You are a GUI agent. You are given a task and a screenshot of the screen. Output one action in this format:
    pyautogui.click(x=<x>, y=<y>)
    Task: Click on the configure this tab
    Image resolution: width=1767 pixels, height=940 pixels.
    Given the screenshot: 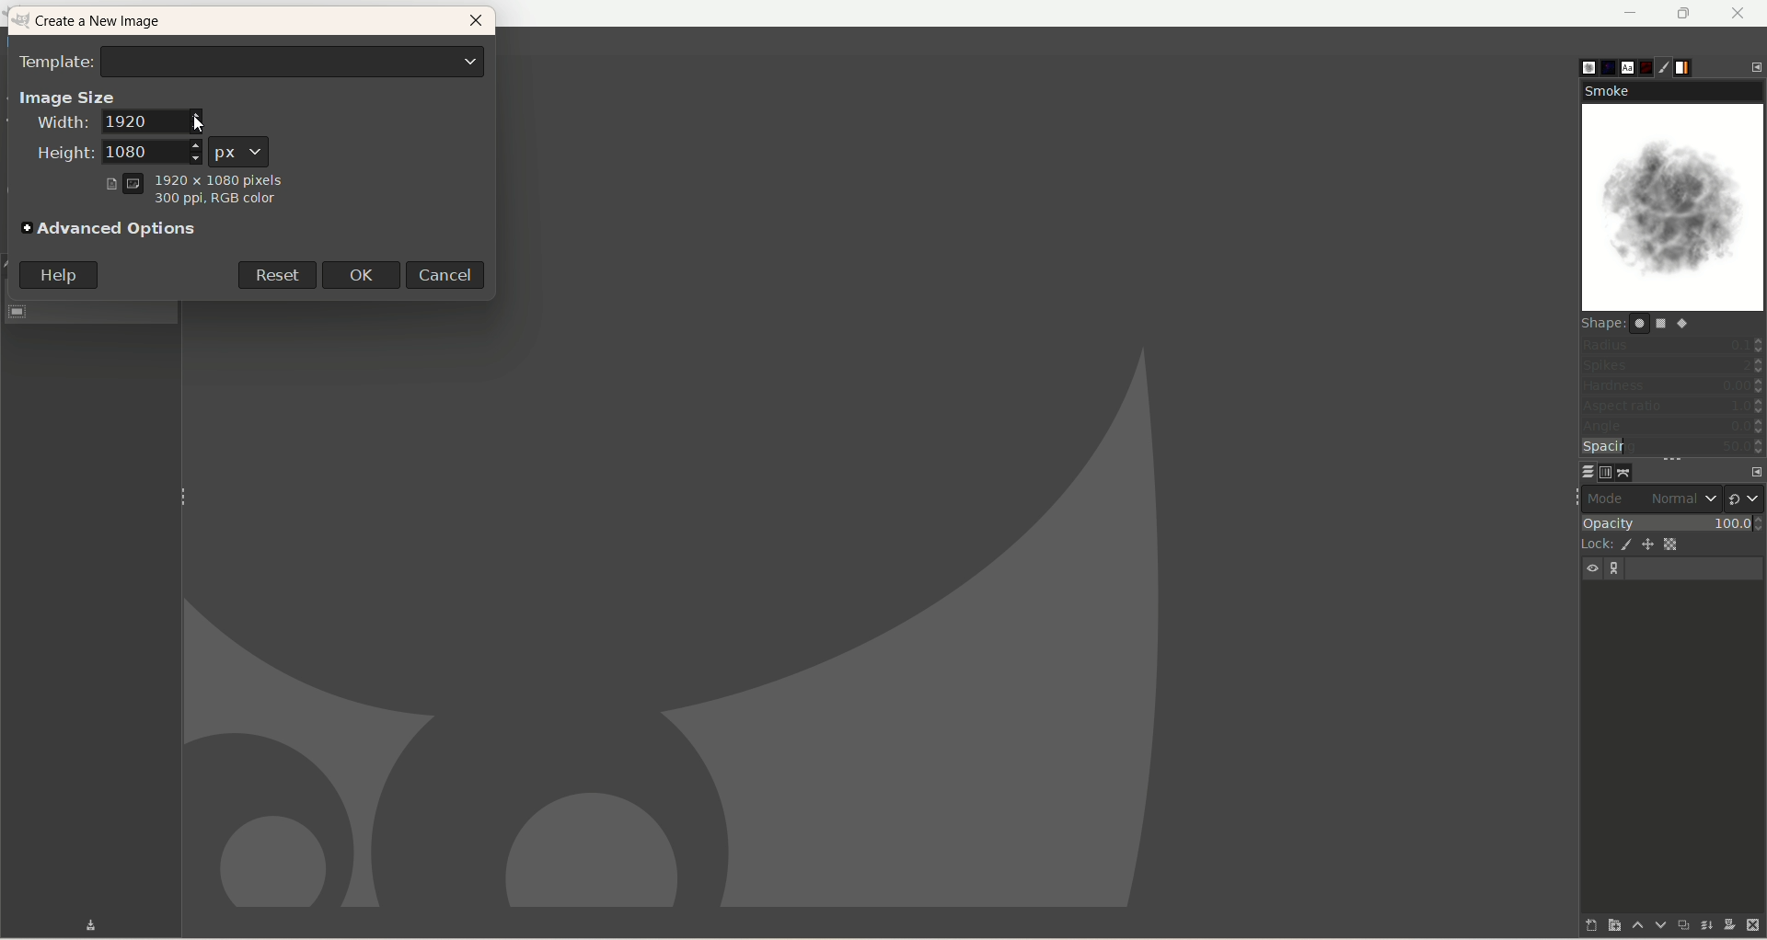 What is the action you would take?
    pyautogui.click(x=1756, y=65)
    